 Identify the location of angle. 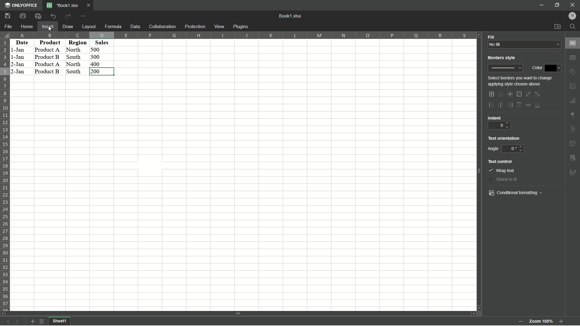
(494, 149).